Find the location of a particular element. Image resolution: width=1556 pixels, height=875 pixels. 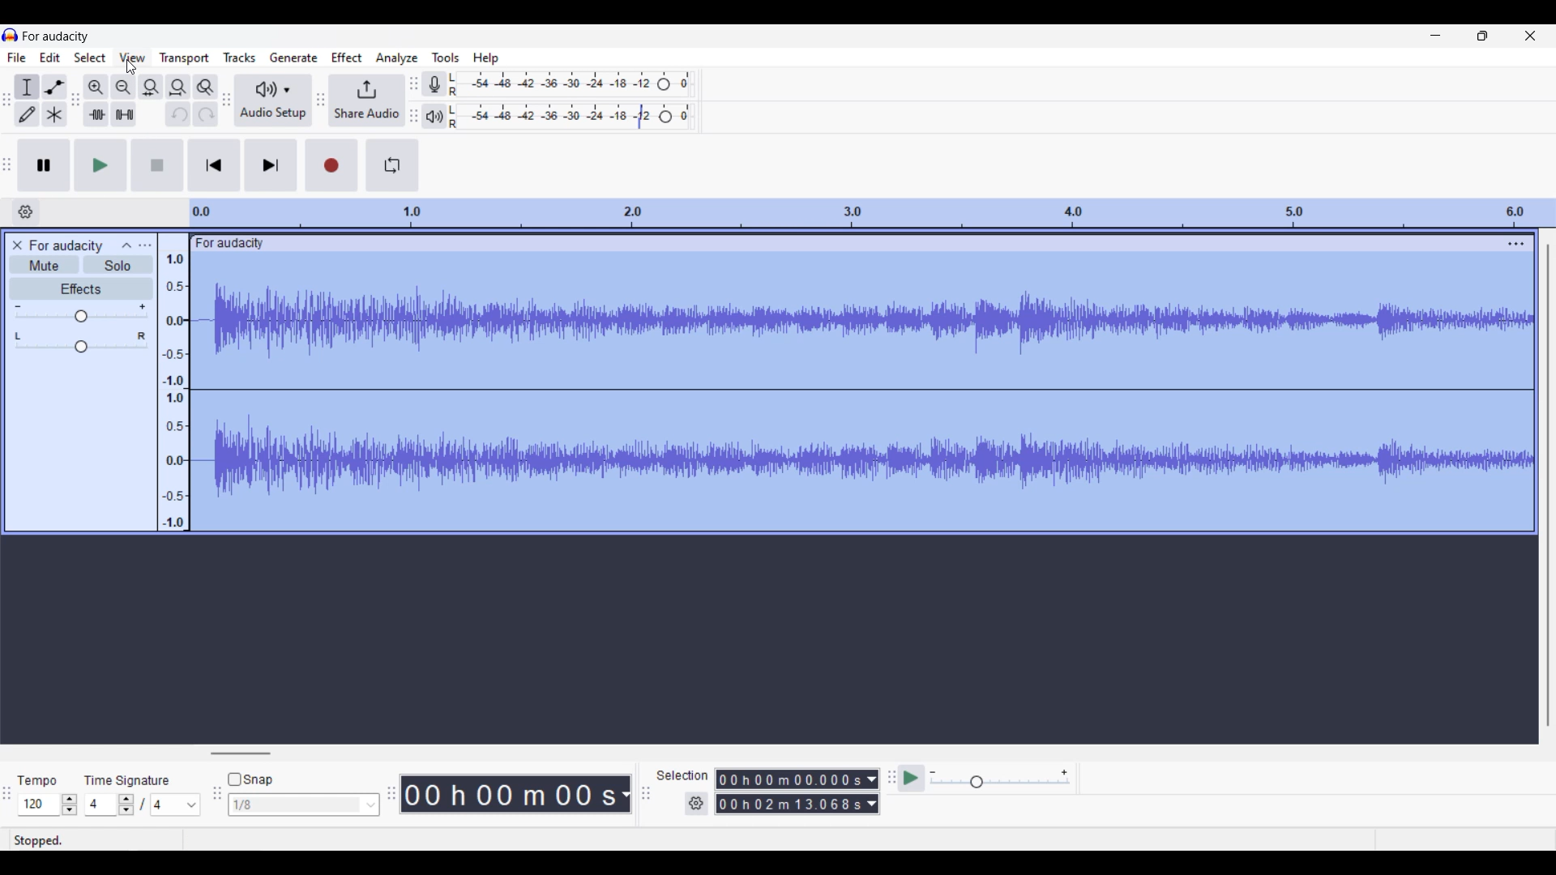

Edit menu is located at coordinates (50, 58).